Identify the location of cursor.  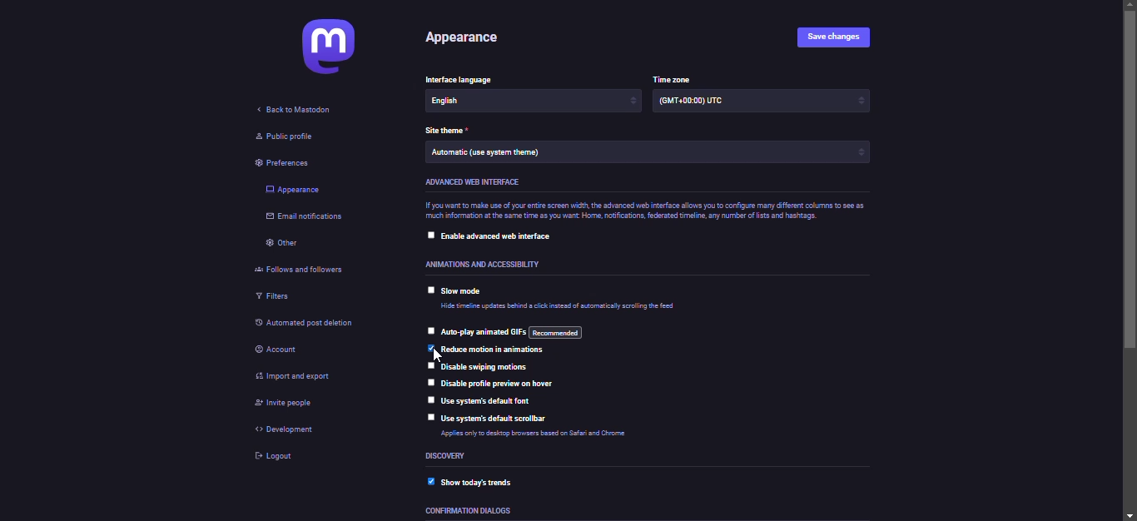
(429, 355).